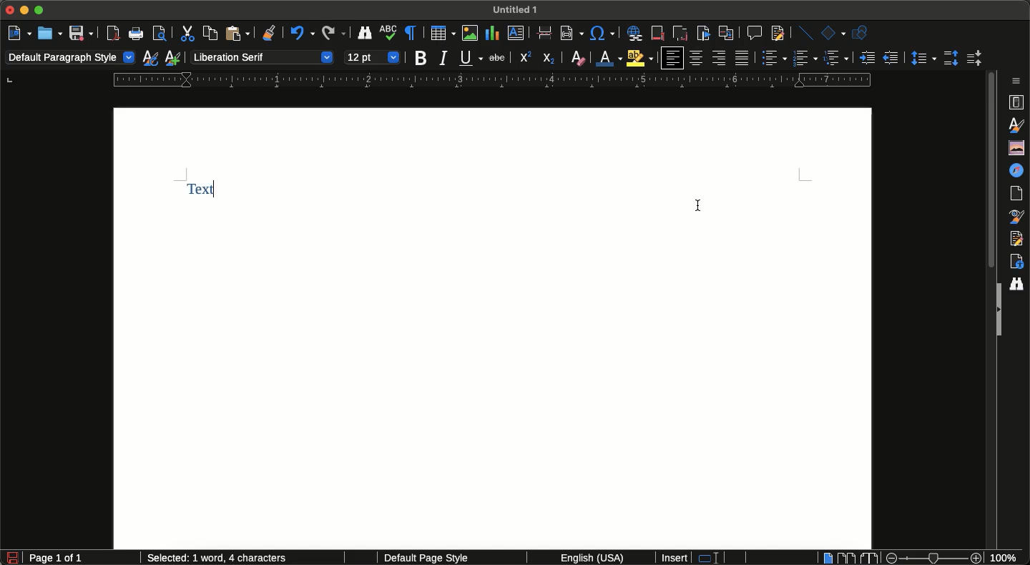  I want to click on Save, so click(81, 33).